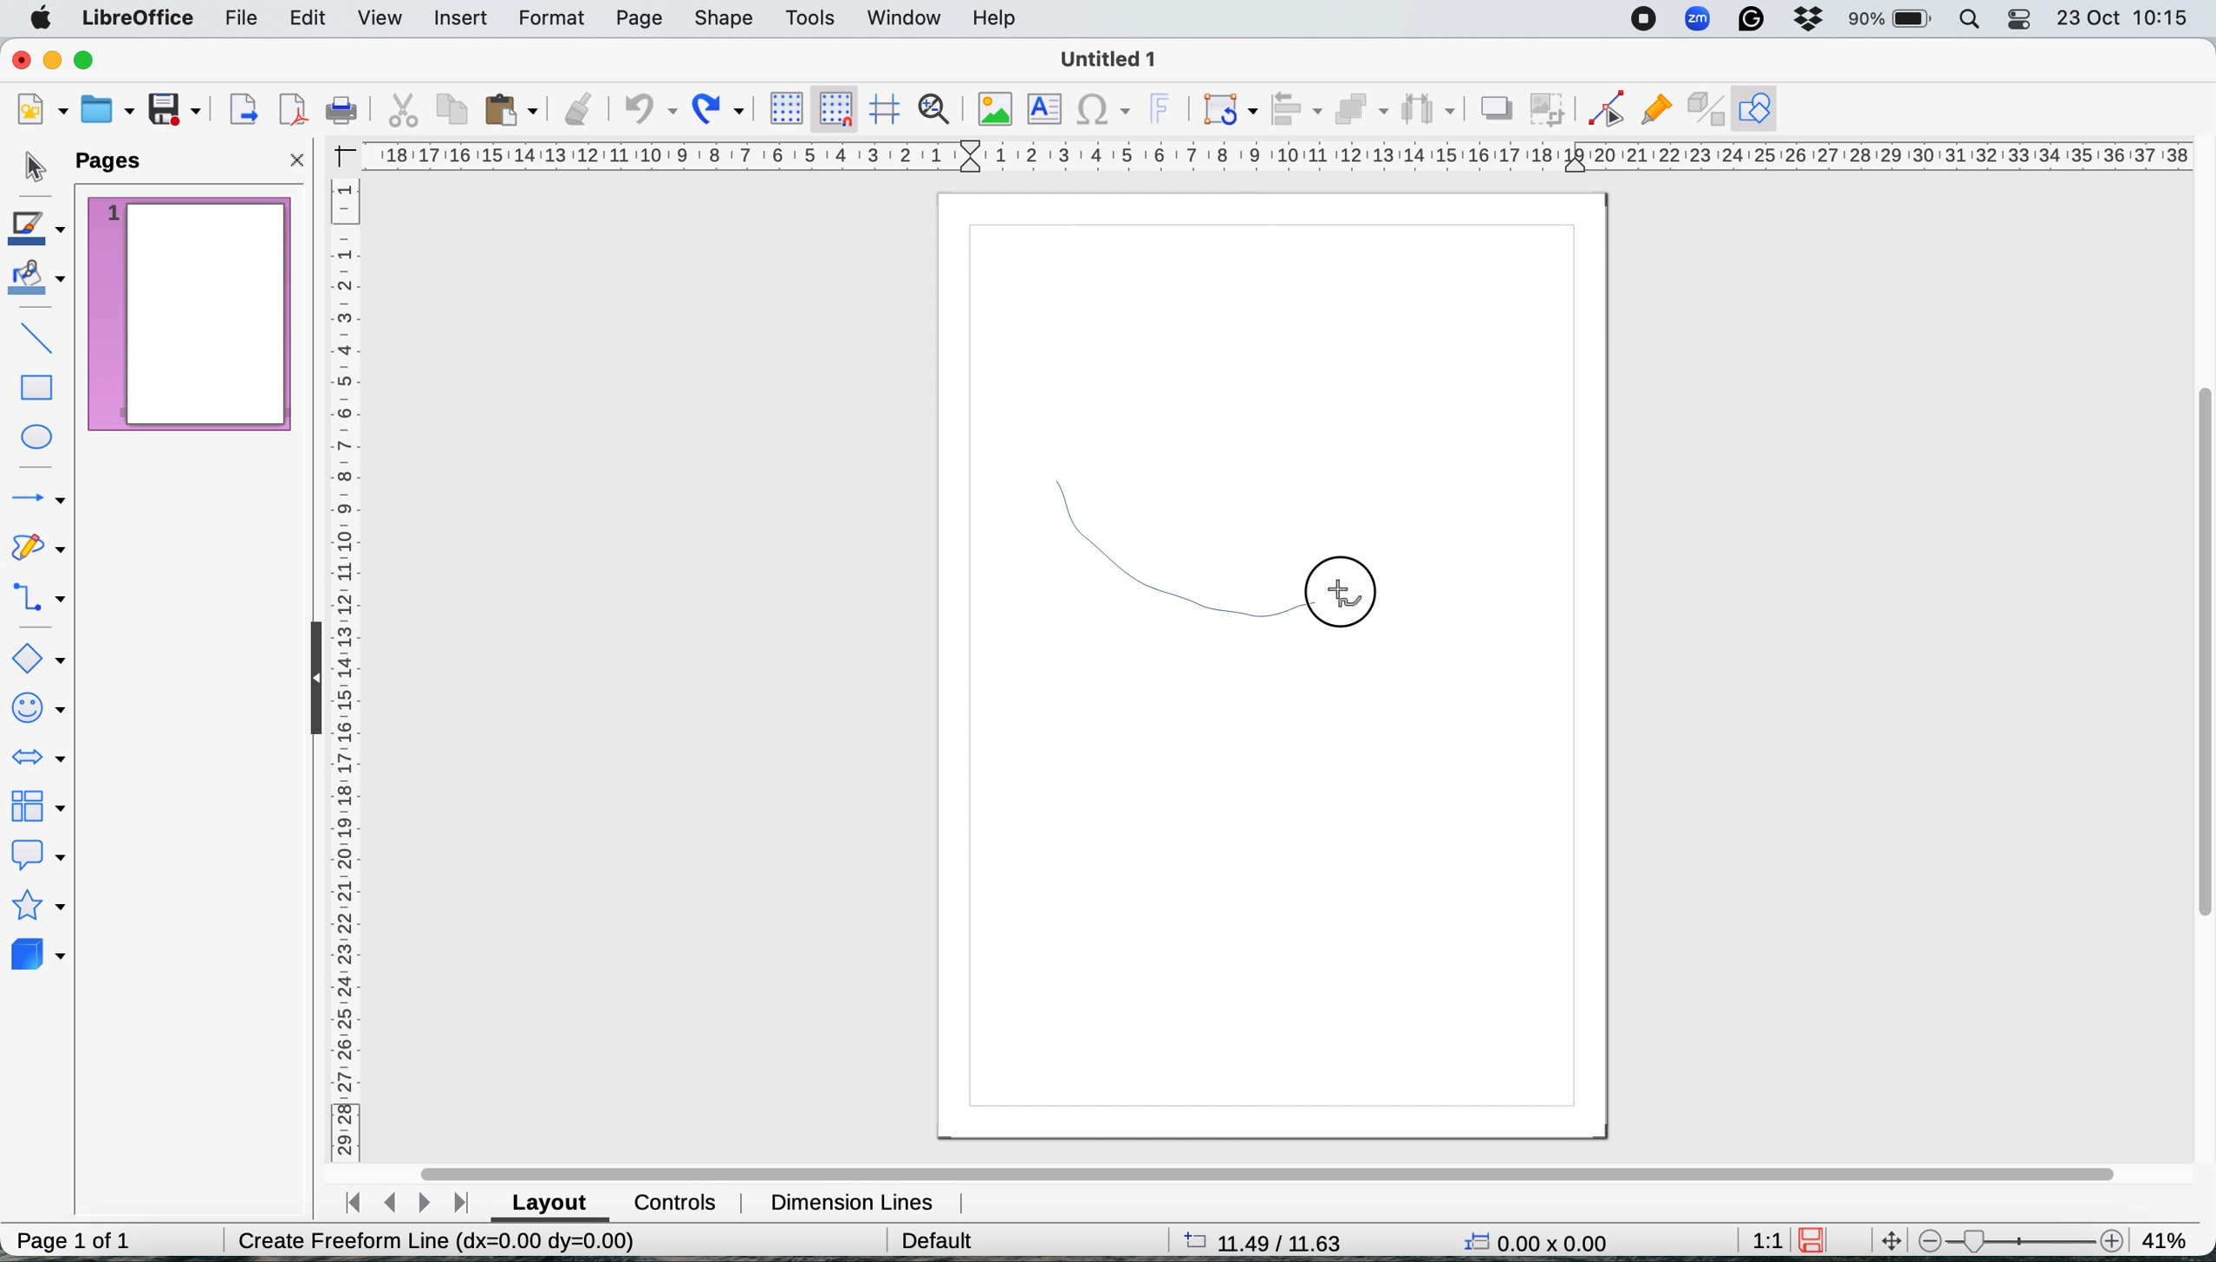 This screenshot has width=2216, height=1262. I want to click on Create Freeform Line (dx=0.00 dy=0.00), so click(439, 1239).